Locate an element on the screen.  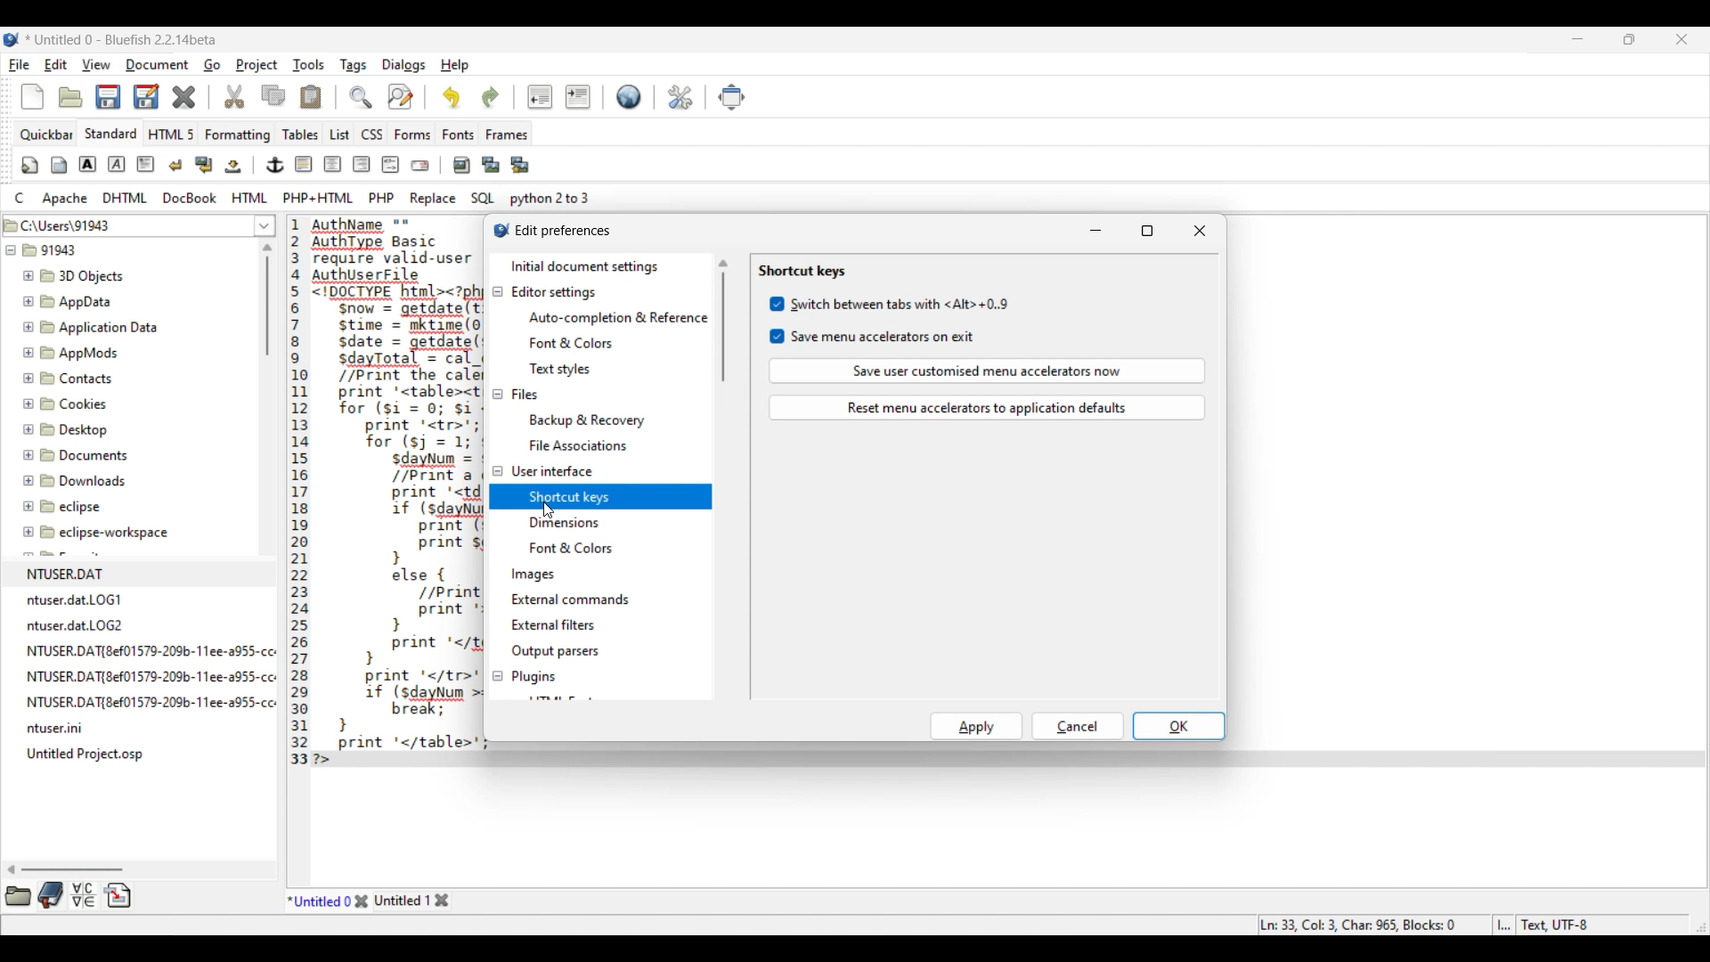
Help menu is located at coordinates (455, 65).